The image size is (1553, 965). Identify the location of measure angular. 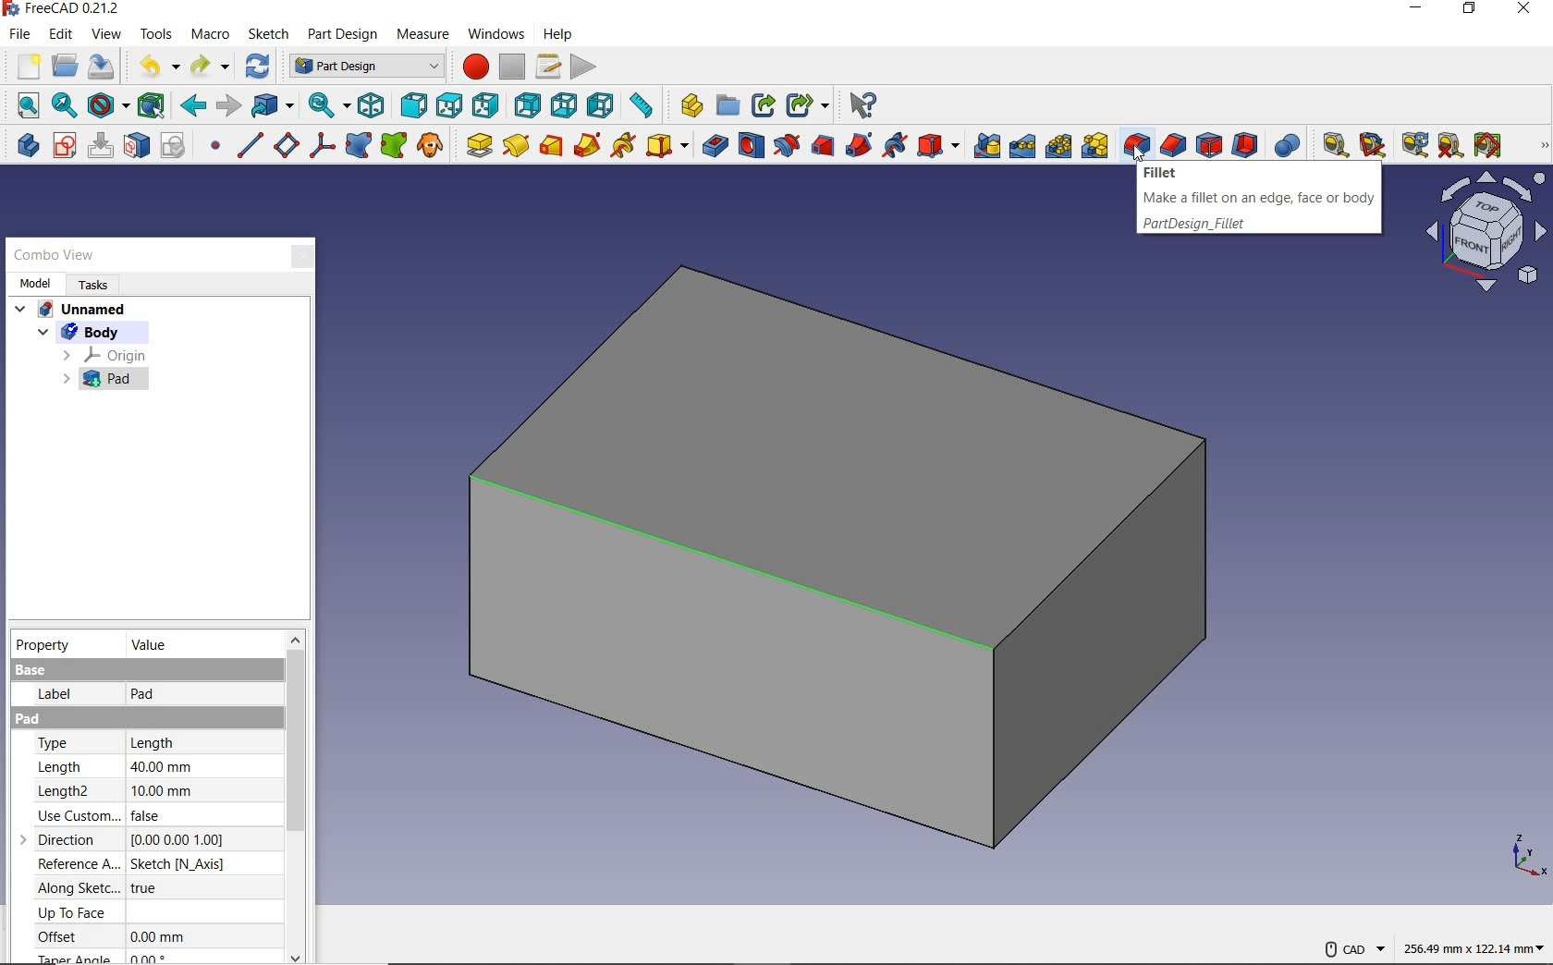
(1375, 145).